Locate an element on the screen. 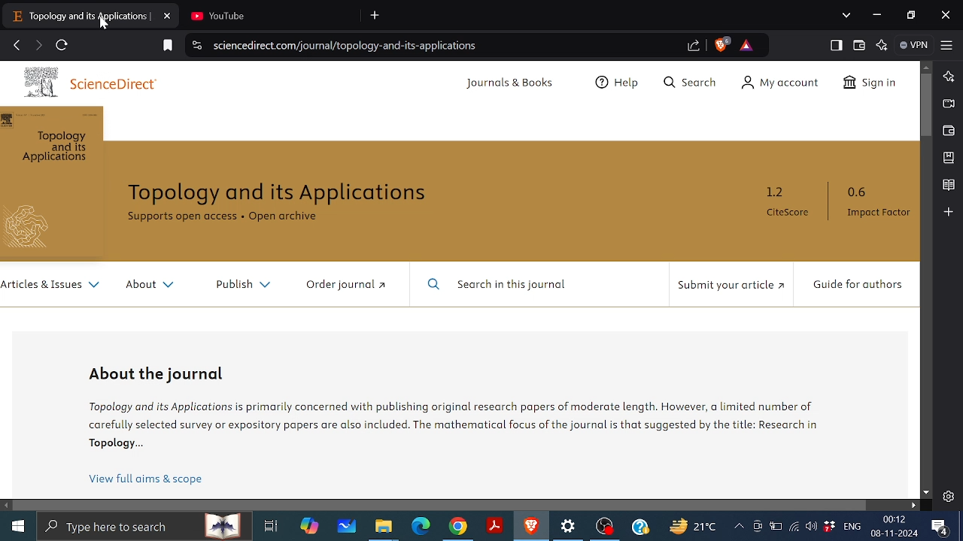 The width and height of the screenshot is (963, 541). Weather is located at coordinates (691, 525).